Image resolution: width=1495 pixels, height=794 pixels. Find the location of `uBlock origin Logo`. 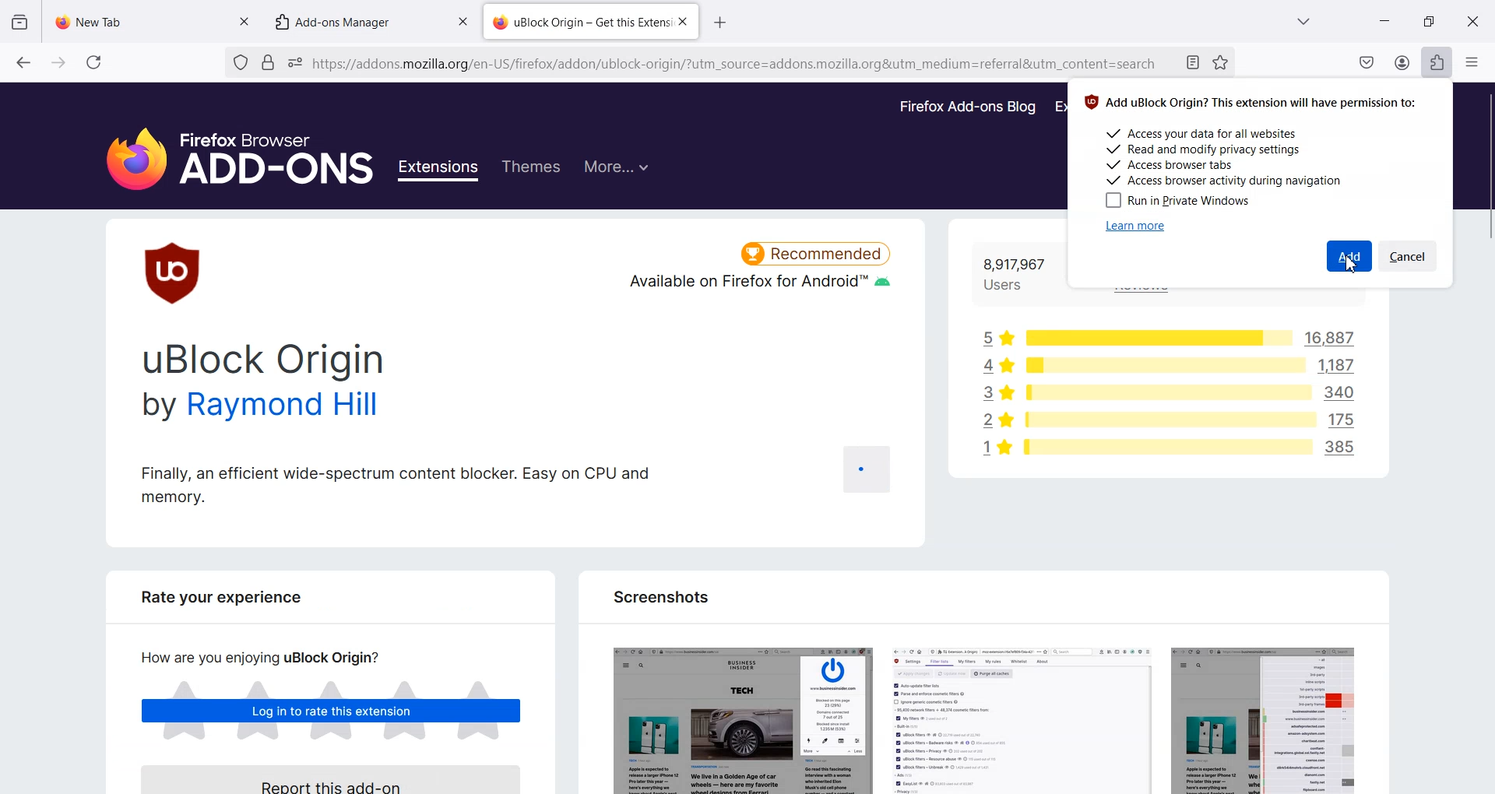

uBlock origin Logo is located at coordinates (174, 272).